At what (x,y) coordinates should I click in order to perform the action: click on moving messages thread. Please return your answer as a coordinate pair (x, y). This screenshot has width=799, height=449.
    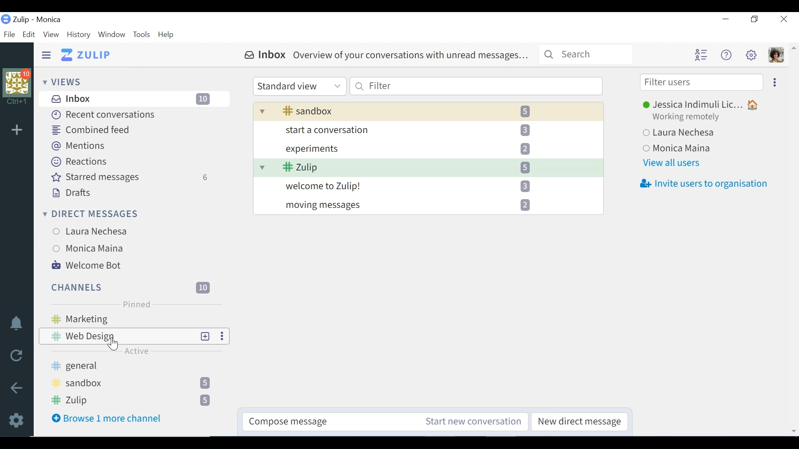
    Looking at the image, I should click on (422, 204).